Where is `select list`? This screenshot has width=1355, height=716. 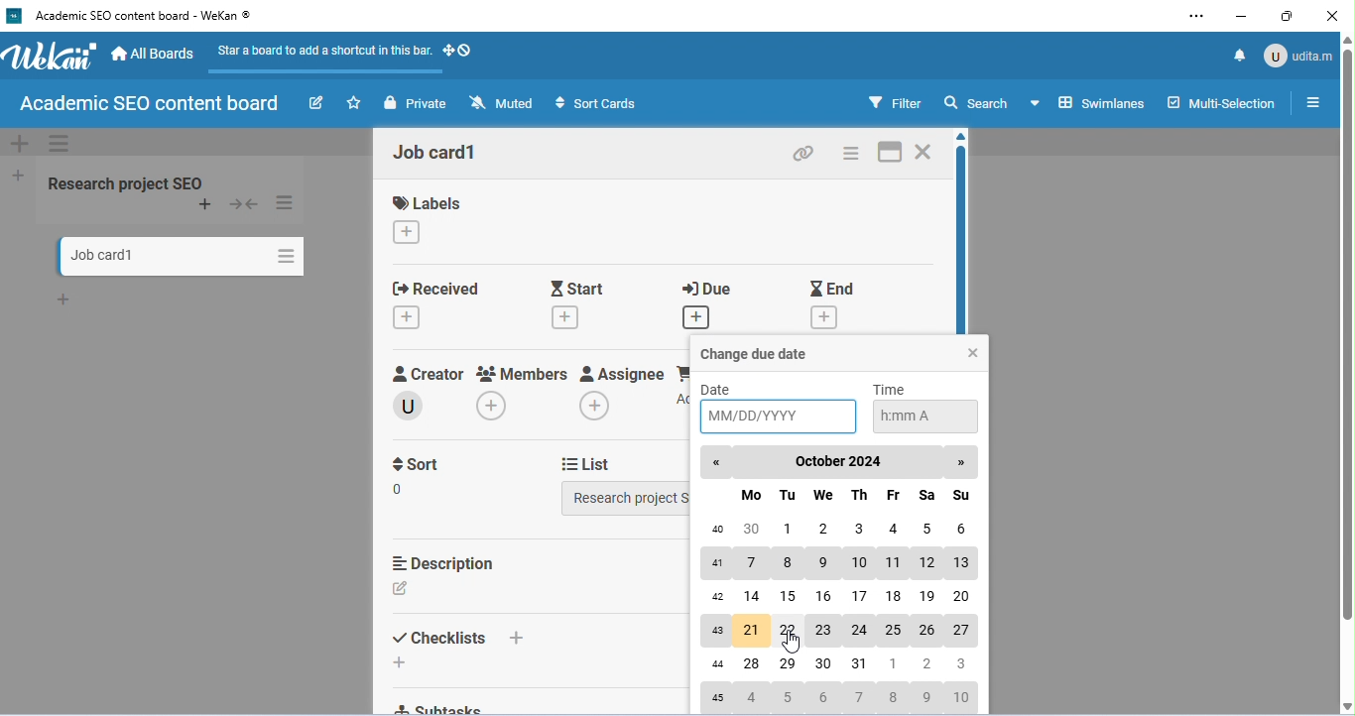 select list is located at coordinates (628, 499).